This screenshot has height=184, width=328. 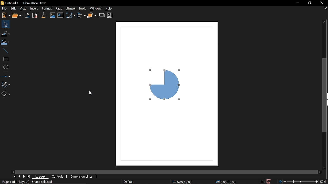 What do you see at coordinates (263, 182) in the screenshot?
I see `Scaling factor` at bounding box center [263, 182].